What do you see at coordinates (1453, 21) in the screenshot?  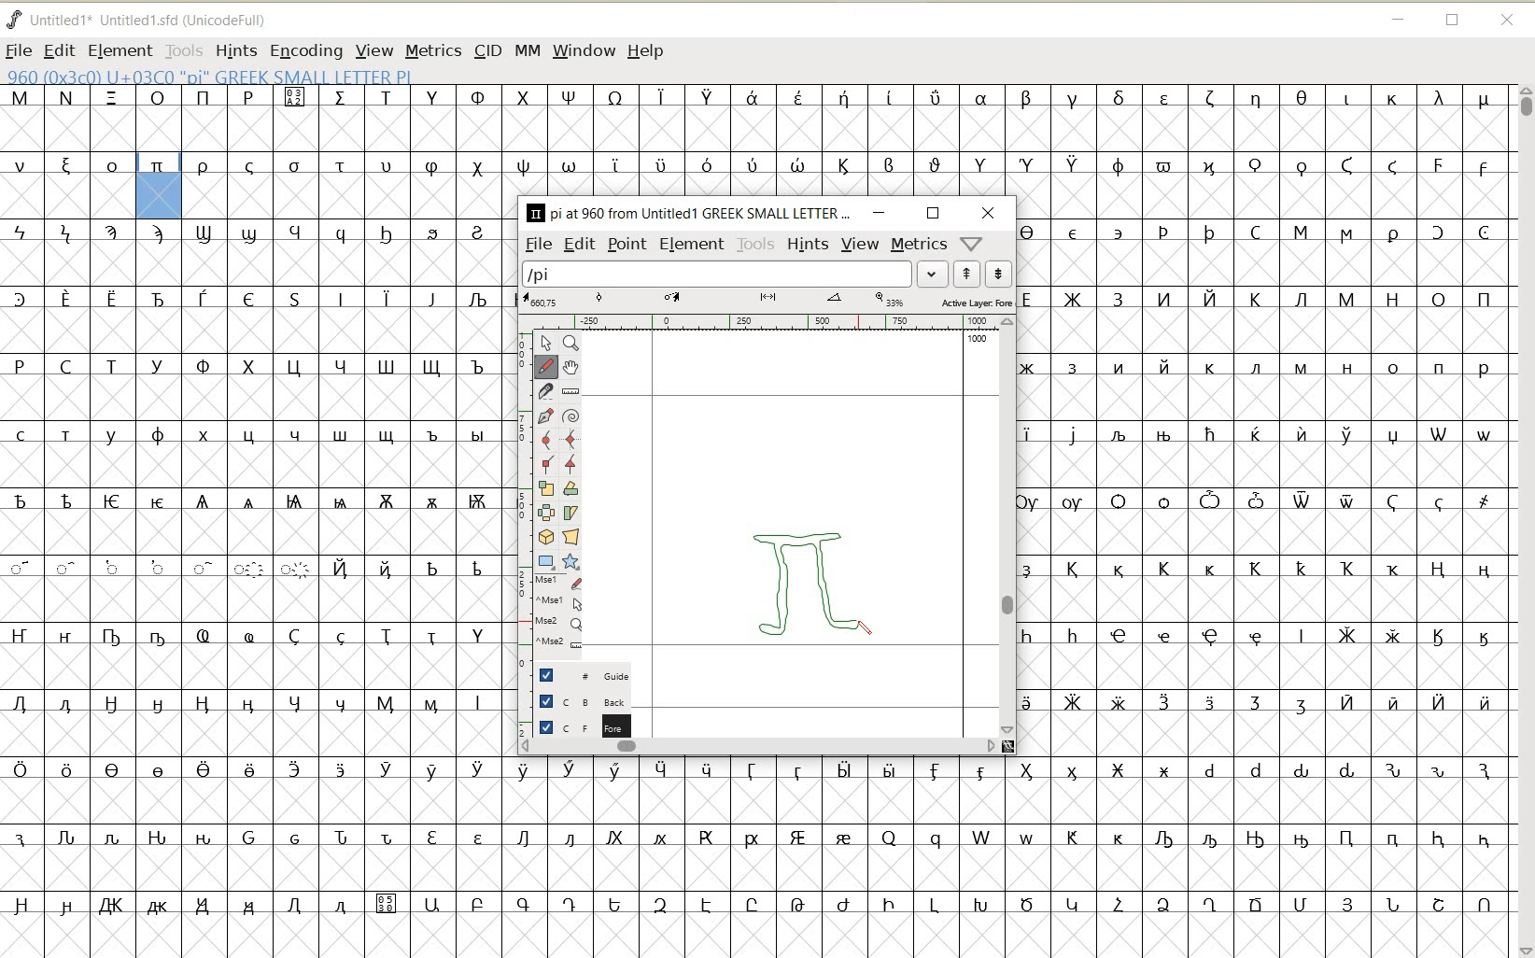 I see `RESTORE` at bounding box center [1453, 21].